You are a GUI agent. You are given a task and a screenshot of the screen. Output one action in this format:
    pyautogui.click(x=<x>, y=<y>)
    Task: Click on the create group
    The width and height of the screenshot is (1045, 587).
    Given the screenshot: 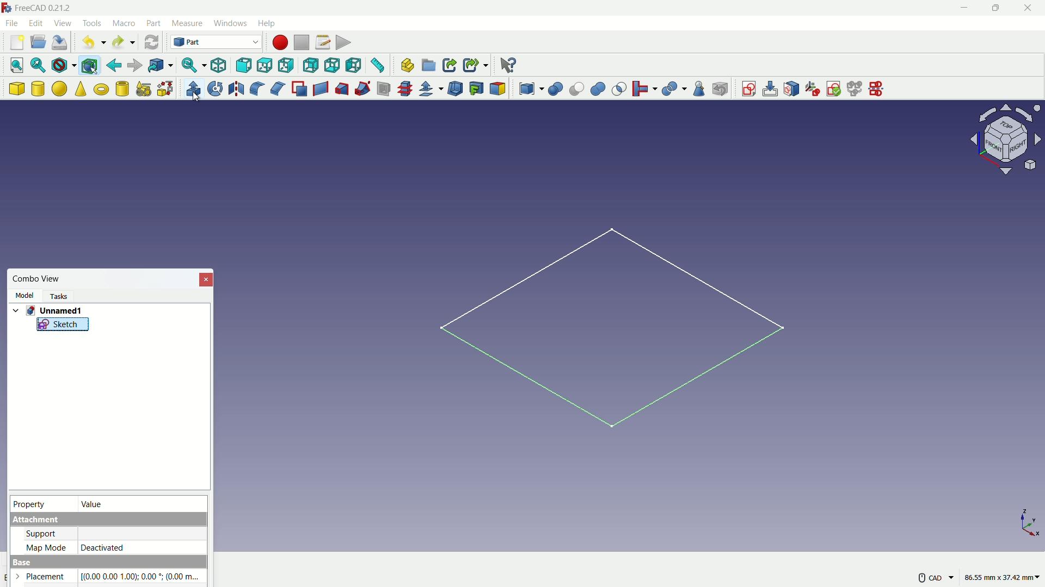 What is the action you would take?
    pyautogui.click(x=429, y=66)
    